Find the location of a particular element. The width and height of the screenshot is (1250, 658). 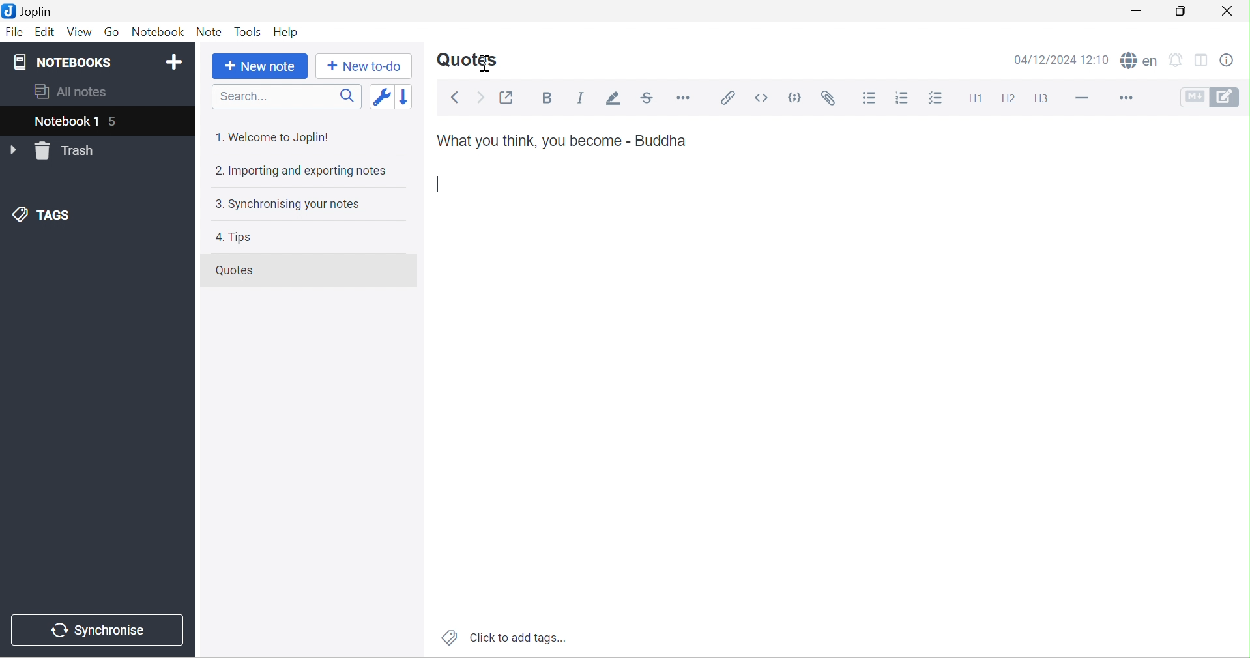

New to-do is located at coordinates (365, 68).